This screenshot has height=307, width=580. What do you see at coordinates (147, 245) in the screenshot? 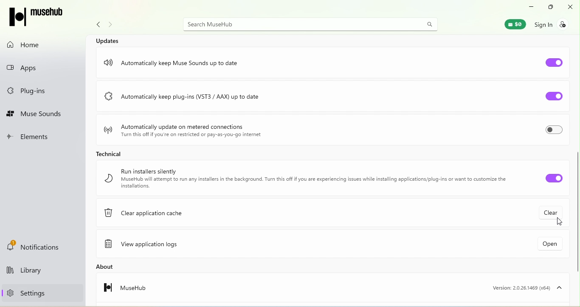
I see `View application logs` at bounding box center [147, 245].